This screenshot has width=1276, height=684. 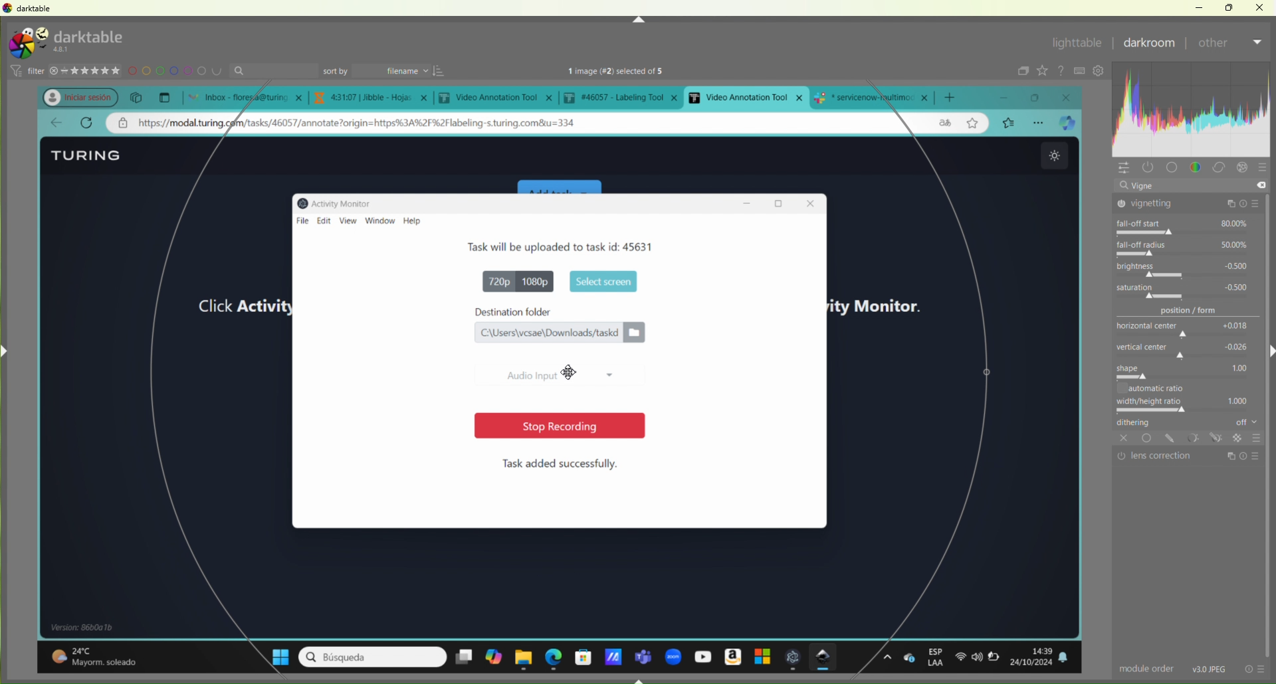 What do you see at coordinates (419, 220) in the screenshot?
I see `help` at bounding box center [419, 220].